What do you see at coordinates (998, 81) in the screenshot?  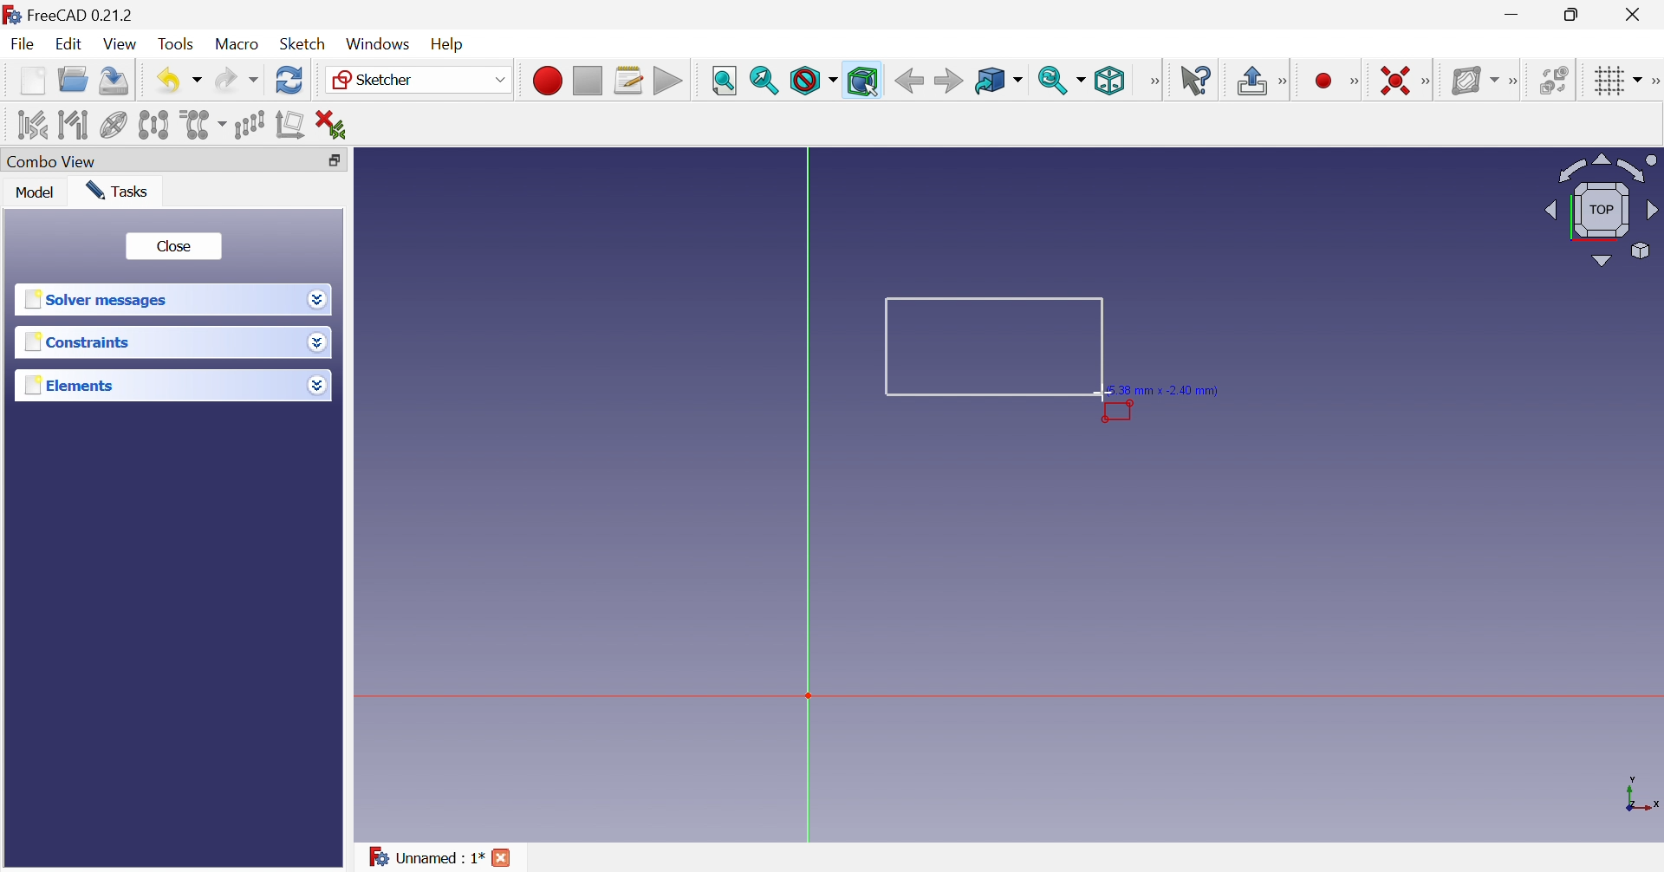 I see `Go to linked object` at bounding box center [998, 81].